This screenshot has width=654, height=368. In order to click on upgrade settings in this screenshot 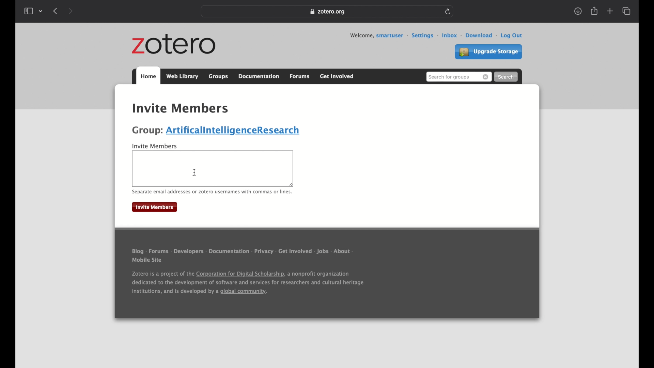, I will do `click(488, 52)`.